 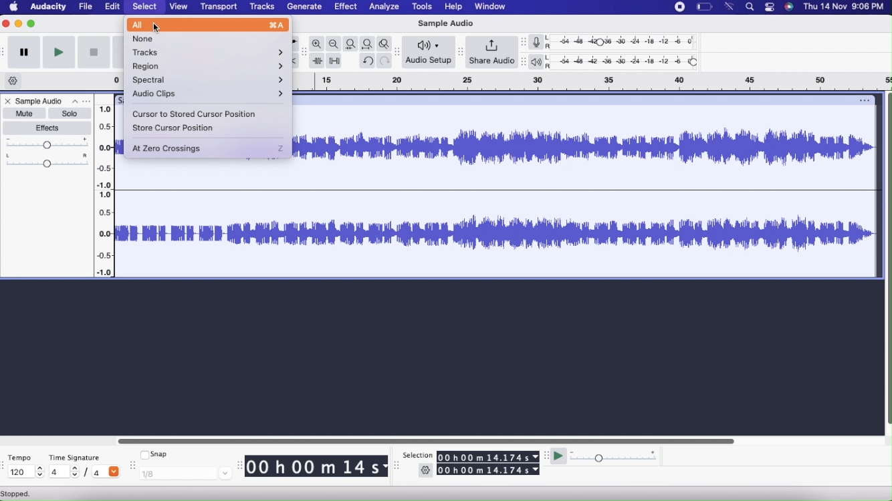 What do you see at coordinates (25, 114) in the screenshot?
I see `Mute` at bounding box center [25, 114].